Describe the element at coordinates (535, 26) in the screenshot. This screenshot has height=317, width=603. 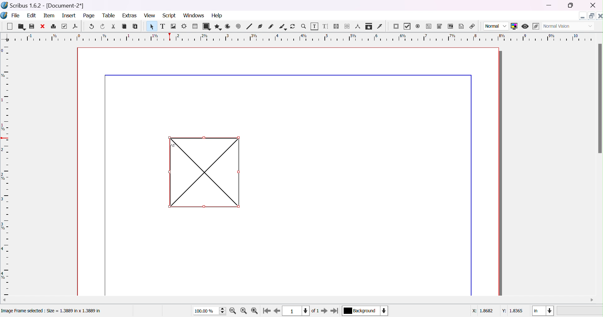
I see `edit in preview mode` at that location.